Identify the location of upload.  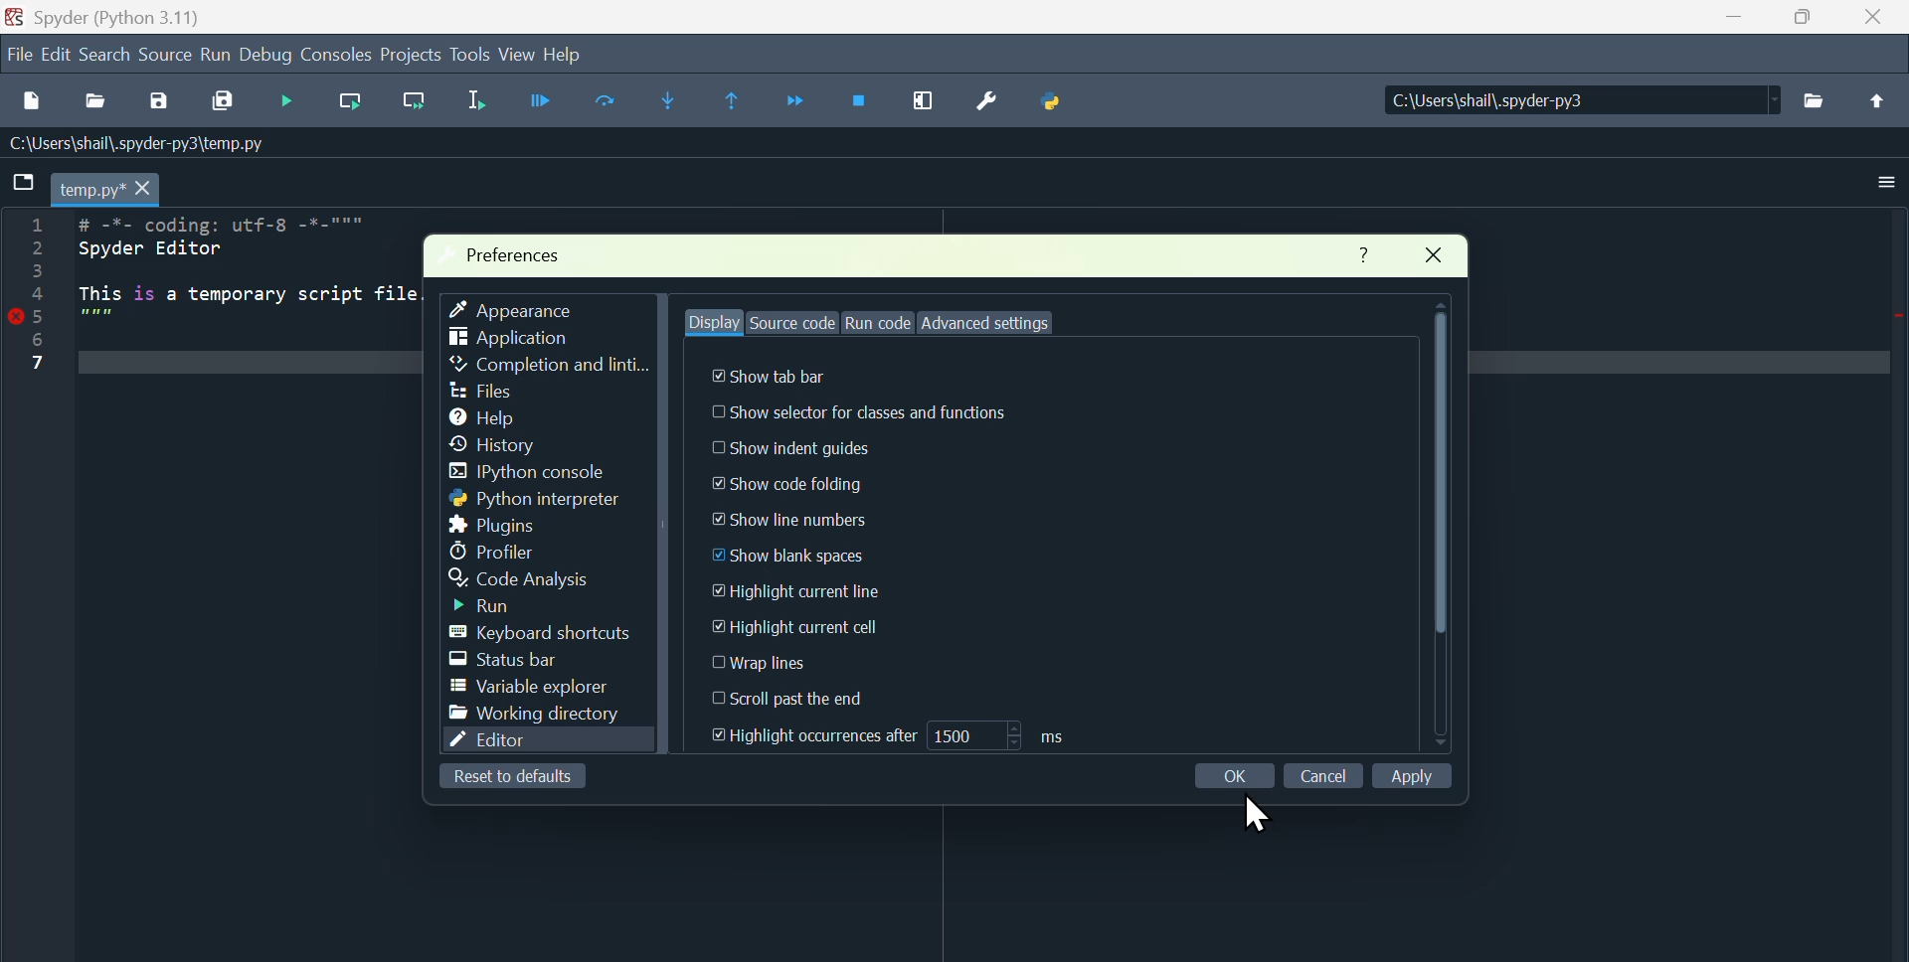
(1874, 102).